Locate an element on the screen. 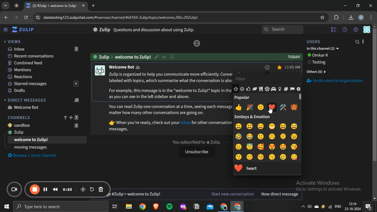 This screenshot has width=377, height=212. others is located at coordinates (317, 71).